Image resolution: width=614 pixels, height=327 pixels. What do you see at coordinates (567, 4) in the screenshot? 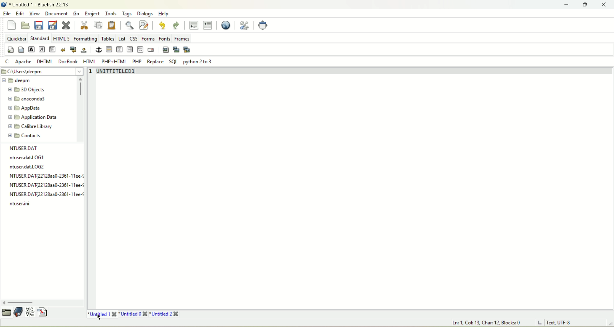
I see `minimize` at bounding box center [567, 4].